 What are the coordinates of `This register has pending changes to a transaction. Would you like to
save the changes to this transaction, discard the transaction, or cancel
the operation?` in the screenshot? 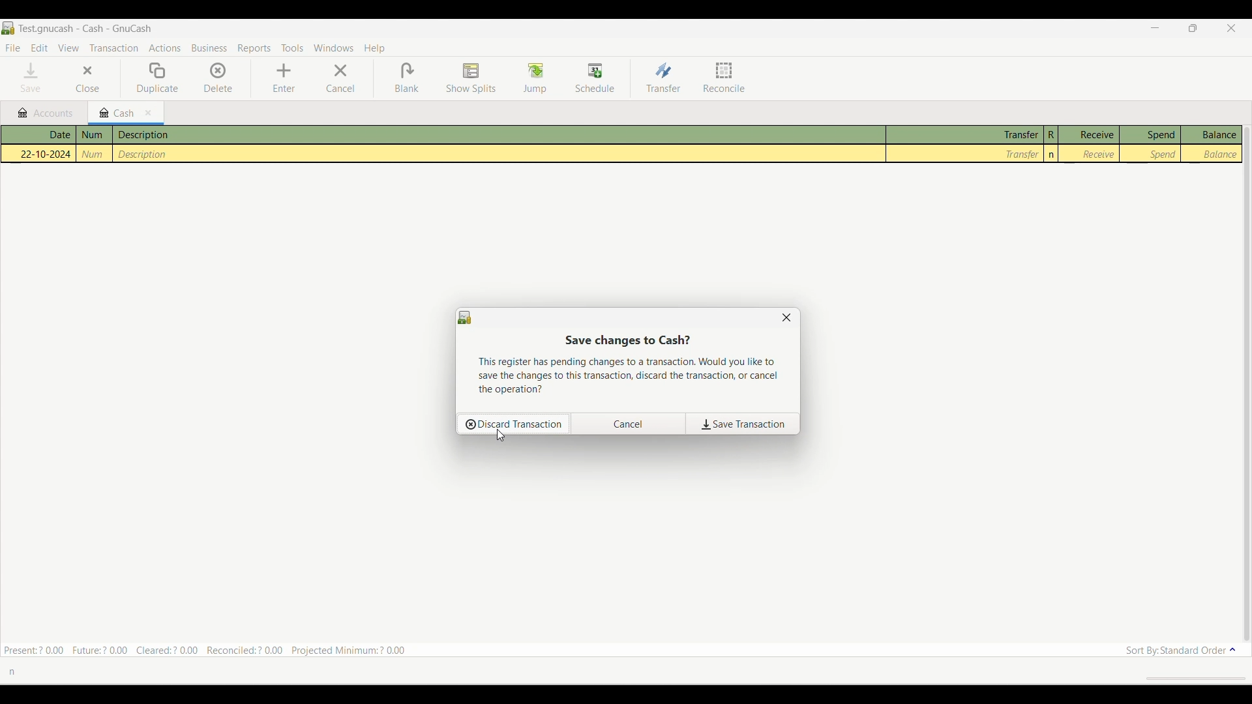 It's located at (633, 377).